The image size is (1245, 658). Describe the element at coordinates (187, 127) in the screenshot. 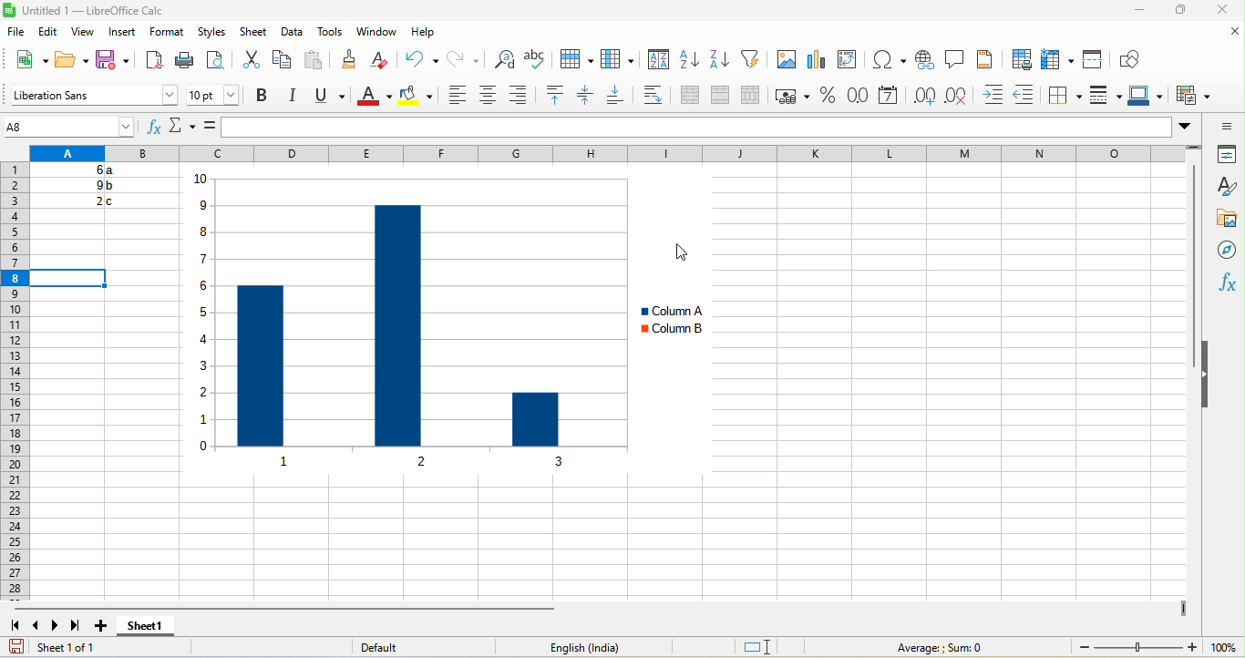

I see `name box` at that location.